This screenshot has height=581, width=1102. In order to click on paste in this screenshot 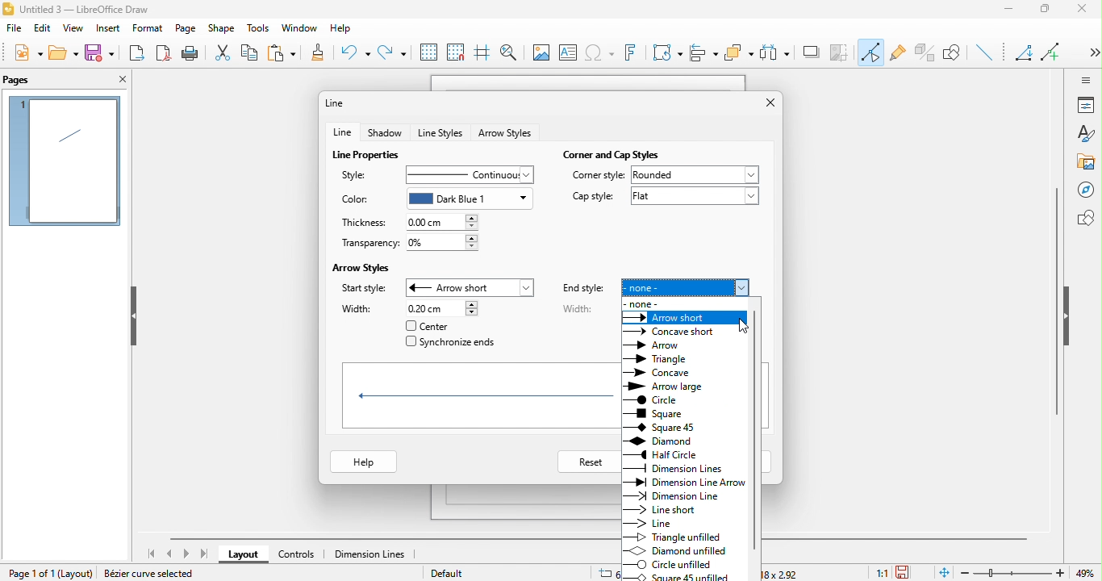, I will do `click(286, 53)`.